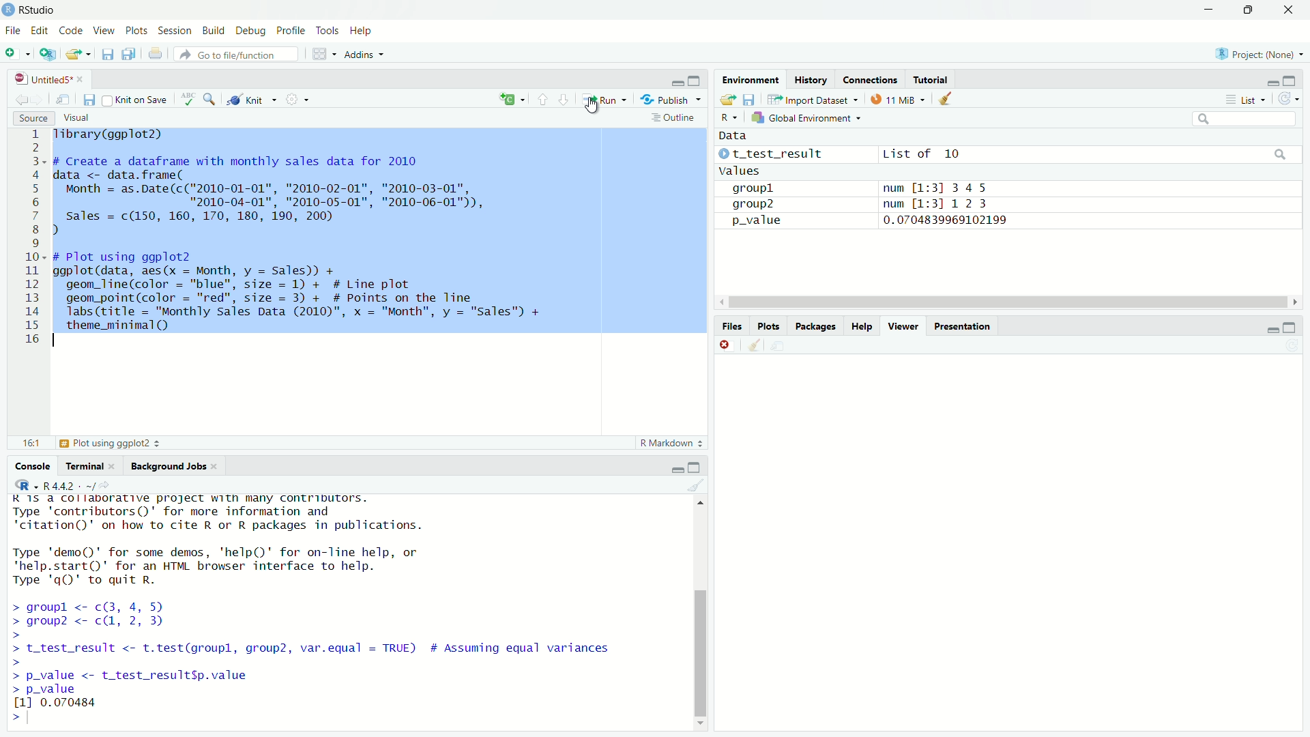  Describe the element at coordinates (674, 117) in the screenshot. I see `Outline` at that location.